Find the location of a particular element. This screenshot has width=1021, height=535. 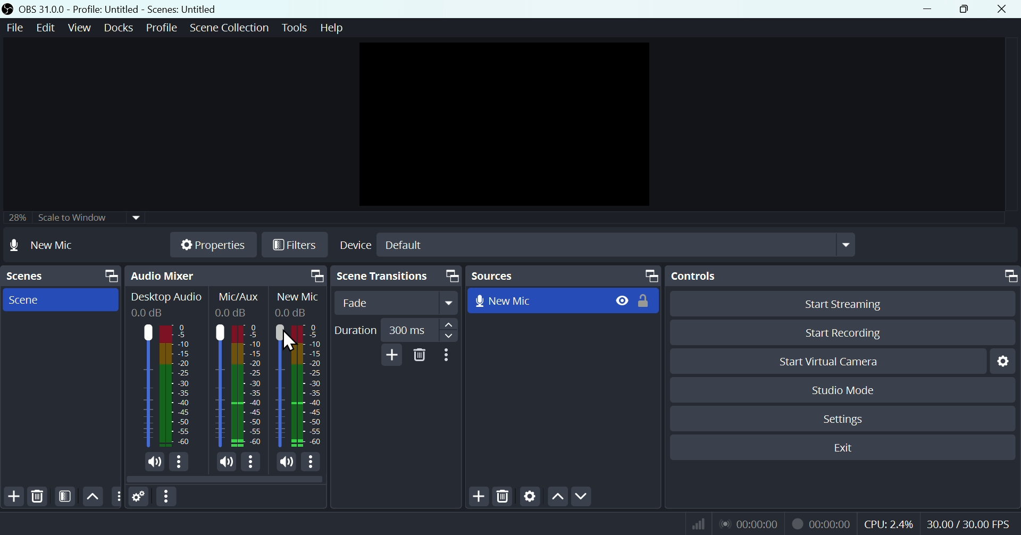

Settings is located at coordinates (139, 497).